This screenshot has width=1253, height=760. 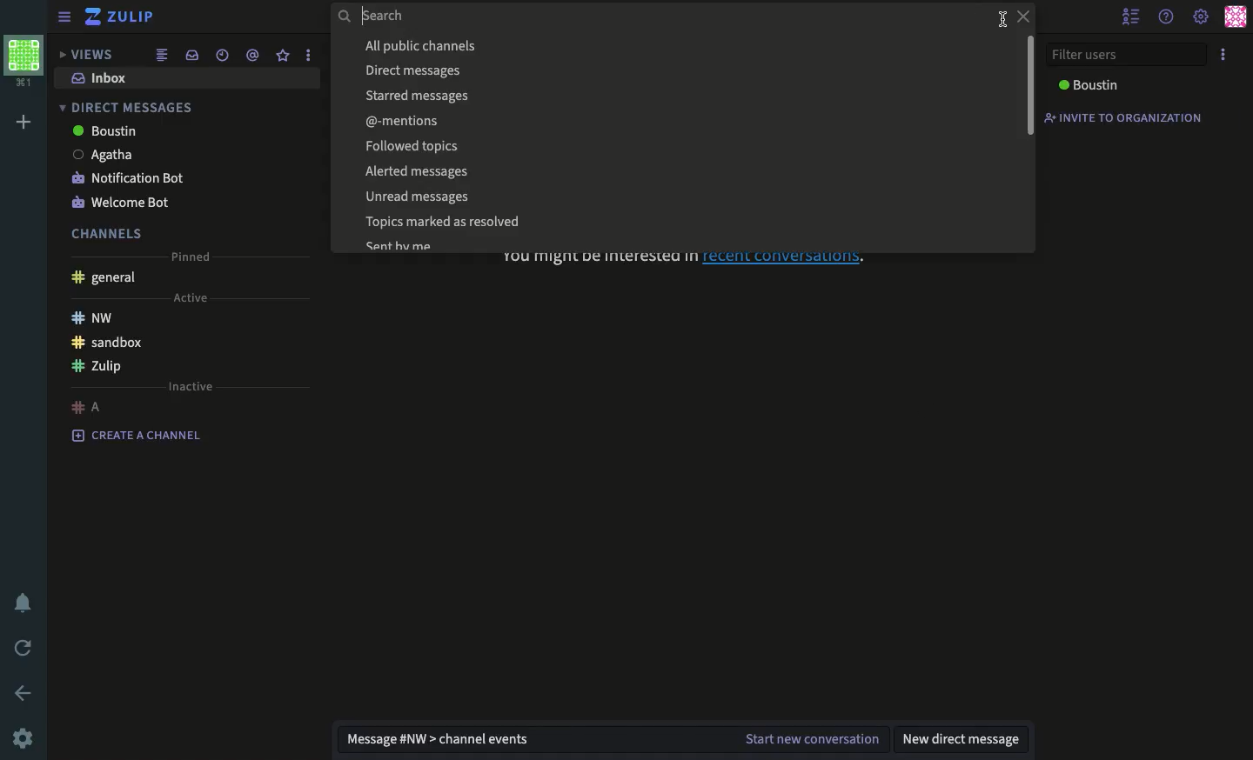 I want to click on notification, so click(x=23, y=604).